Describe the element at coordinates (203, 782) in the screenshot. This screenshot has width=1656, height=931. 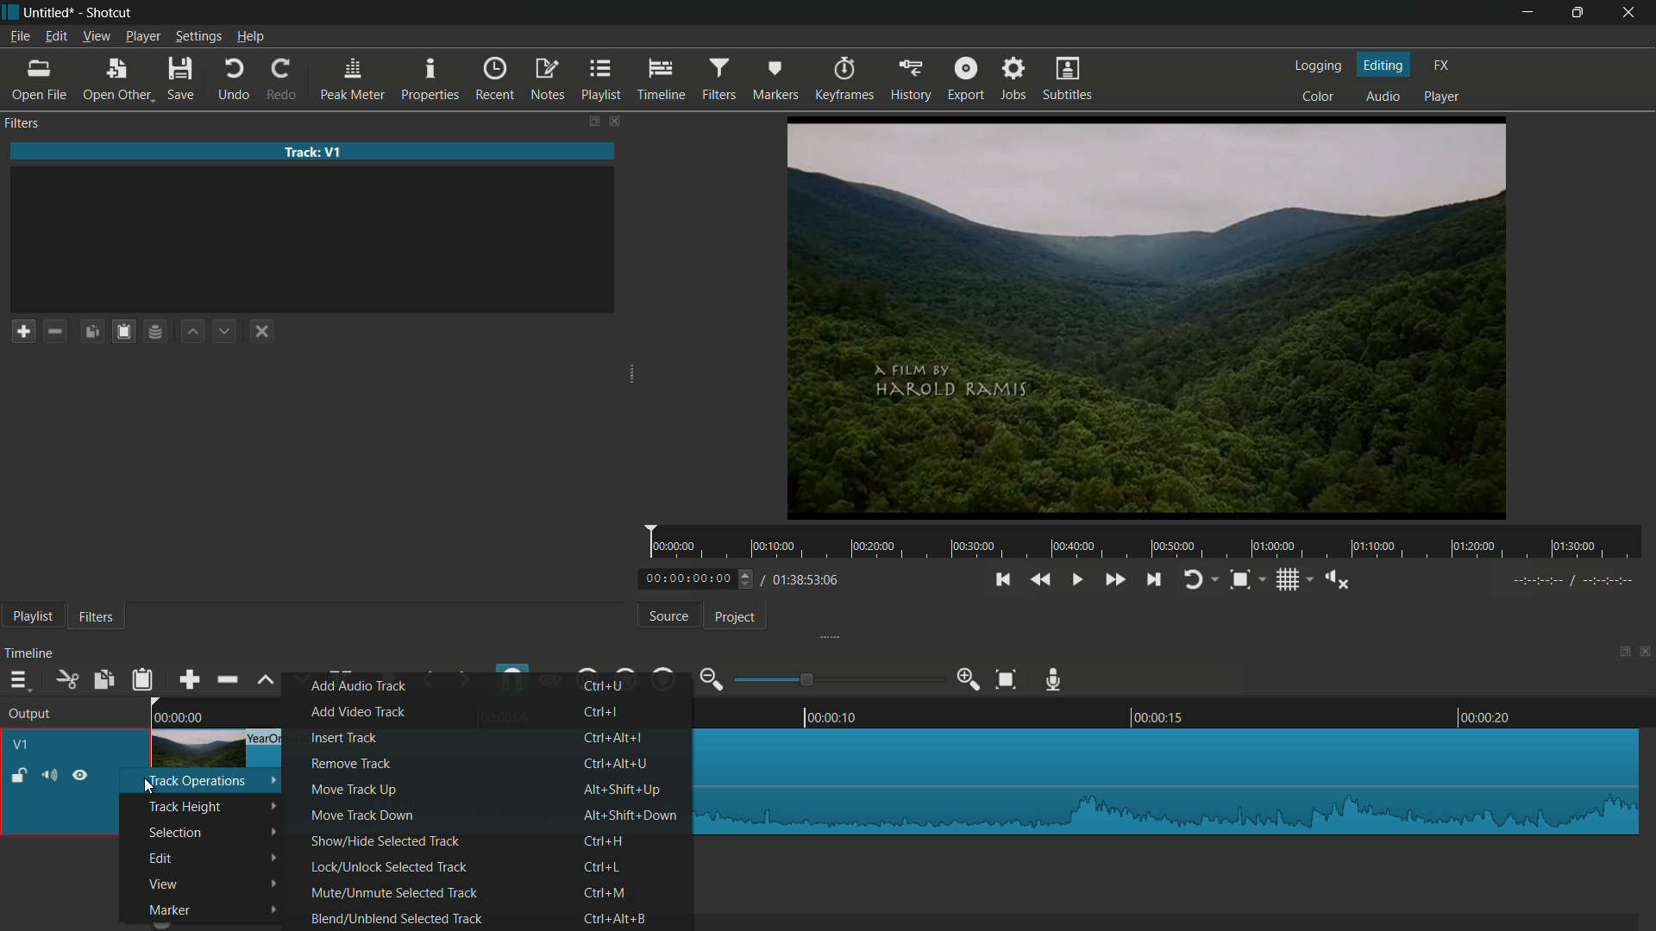
I see `track operation` at that location.